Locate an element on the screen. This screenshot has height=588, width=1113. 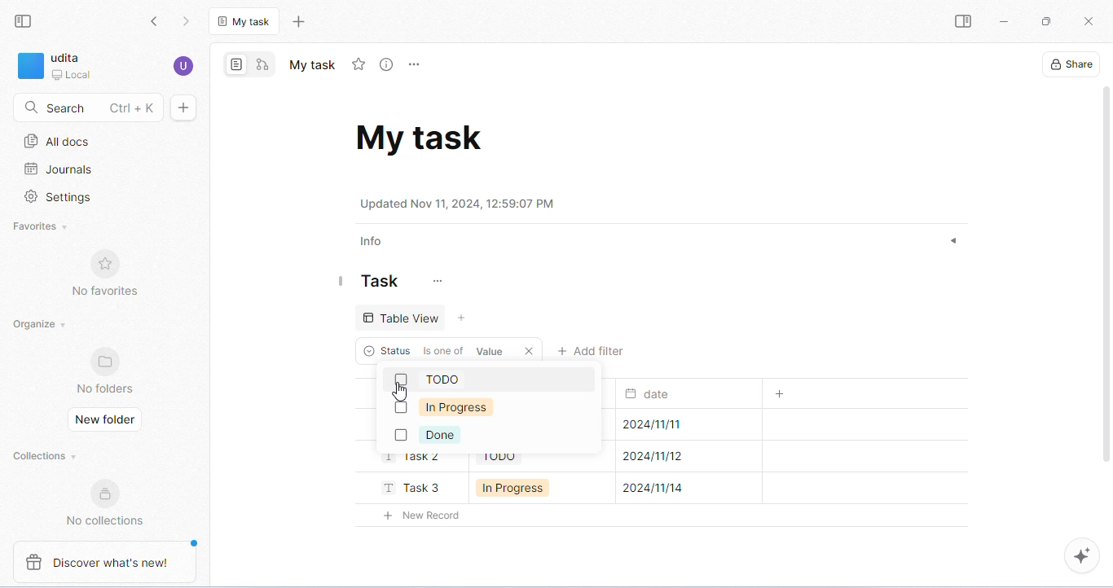
no folders is located at coordinates (106, 389).